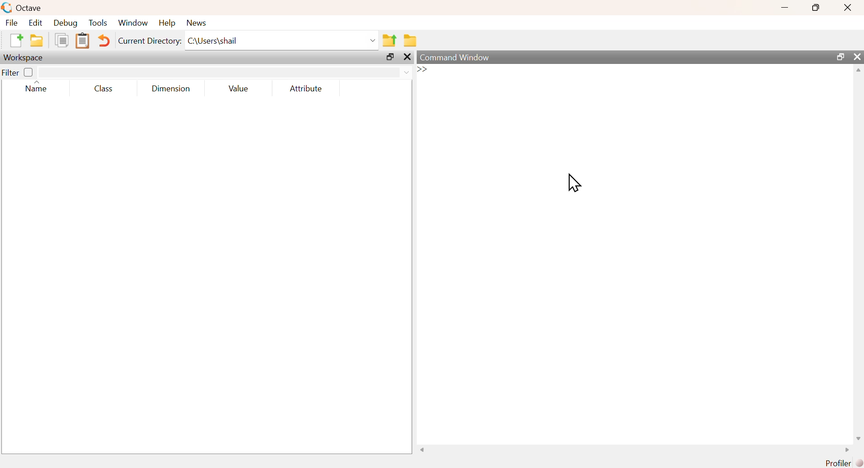  I want to click on Class, so click(106, 89).